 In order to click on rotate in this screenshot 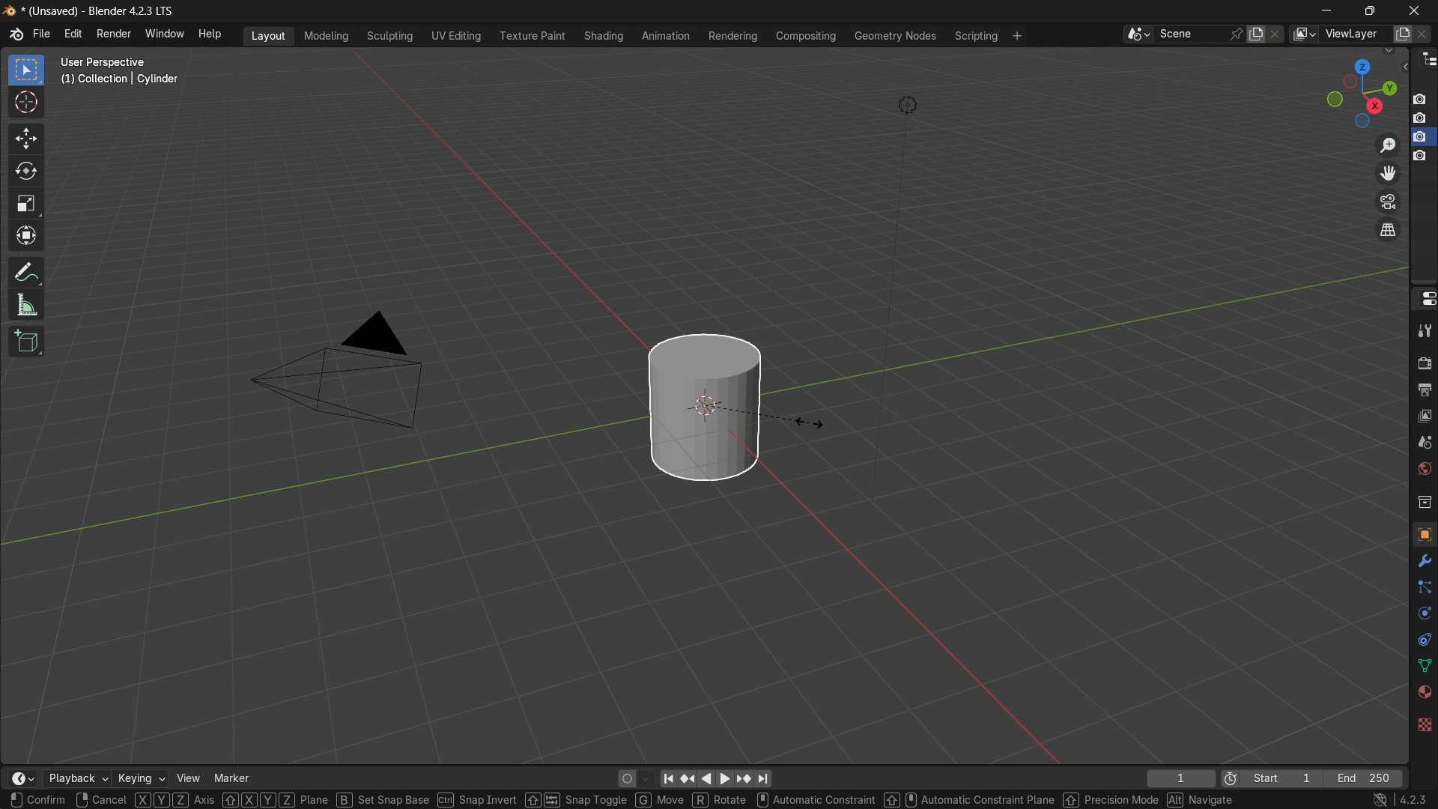, I will do `click(27, 173)`.